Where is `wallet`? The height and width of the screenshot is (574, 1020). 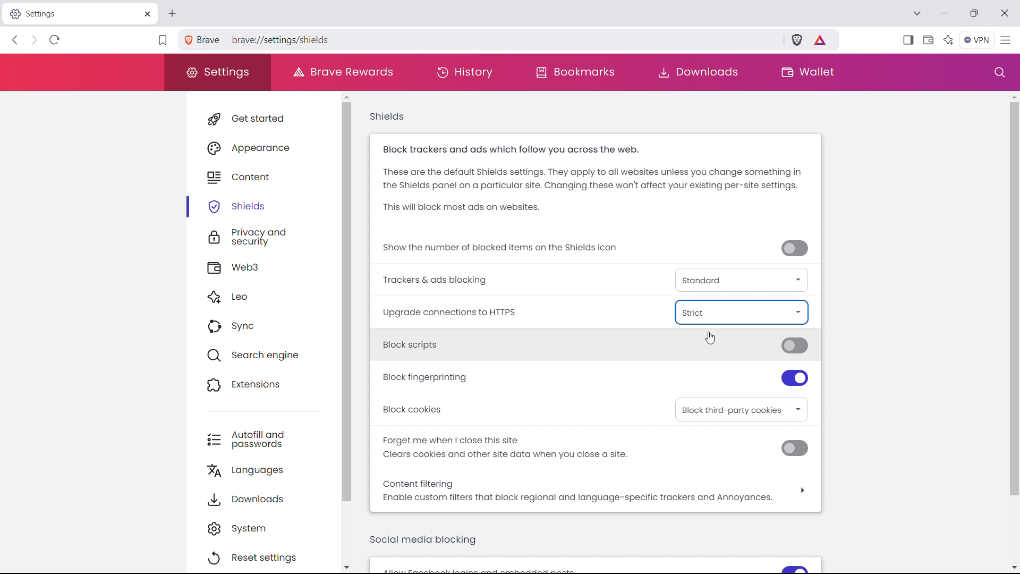
wallet is located at coordinates (806, 72).